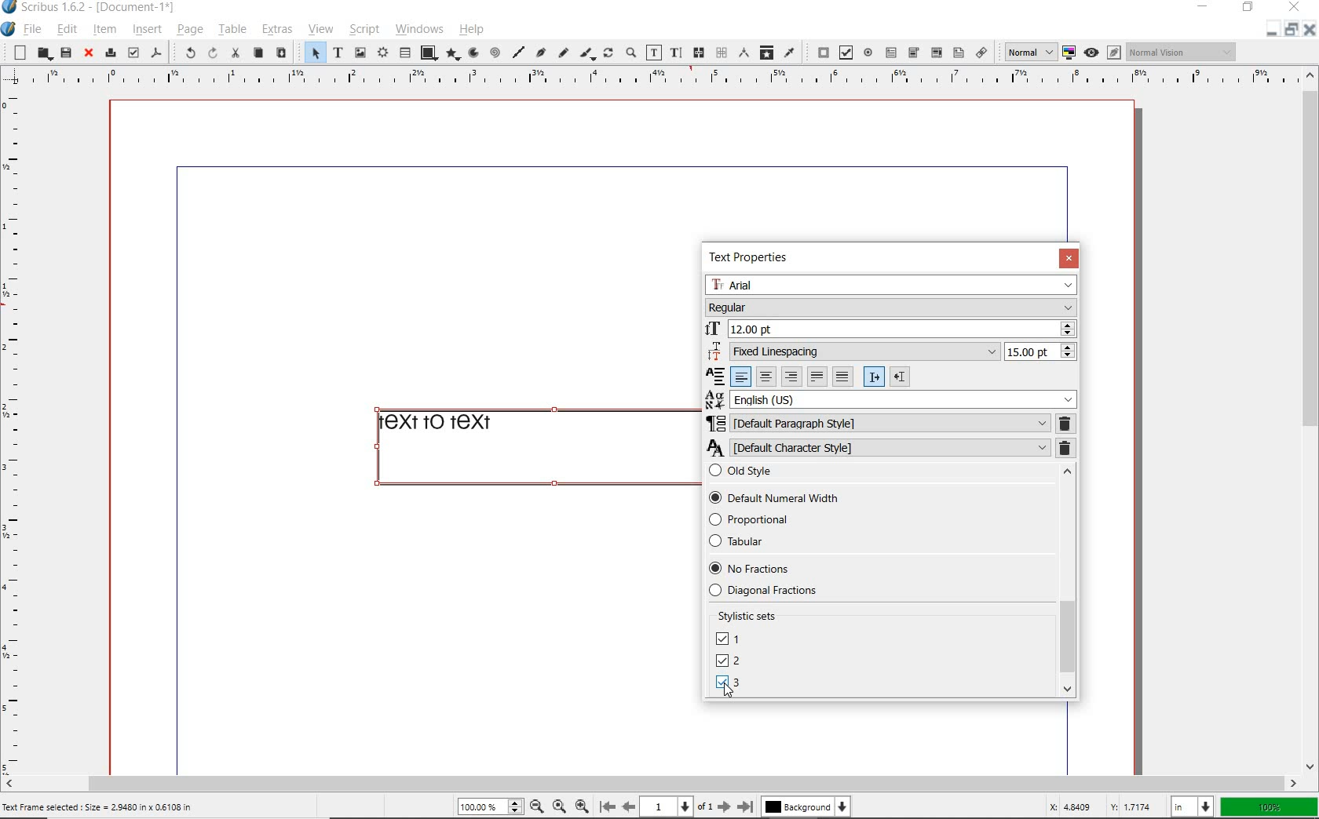 Image resolution: width=1319 pixels, height=819 pixels. Describe the element at coordinates (43, 54) in the screenshot. I see `open` at that location.